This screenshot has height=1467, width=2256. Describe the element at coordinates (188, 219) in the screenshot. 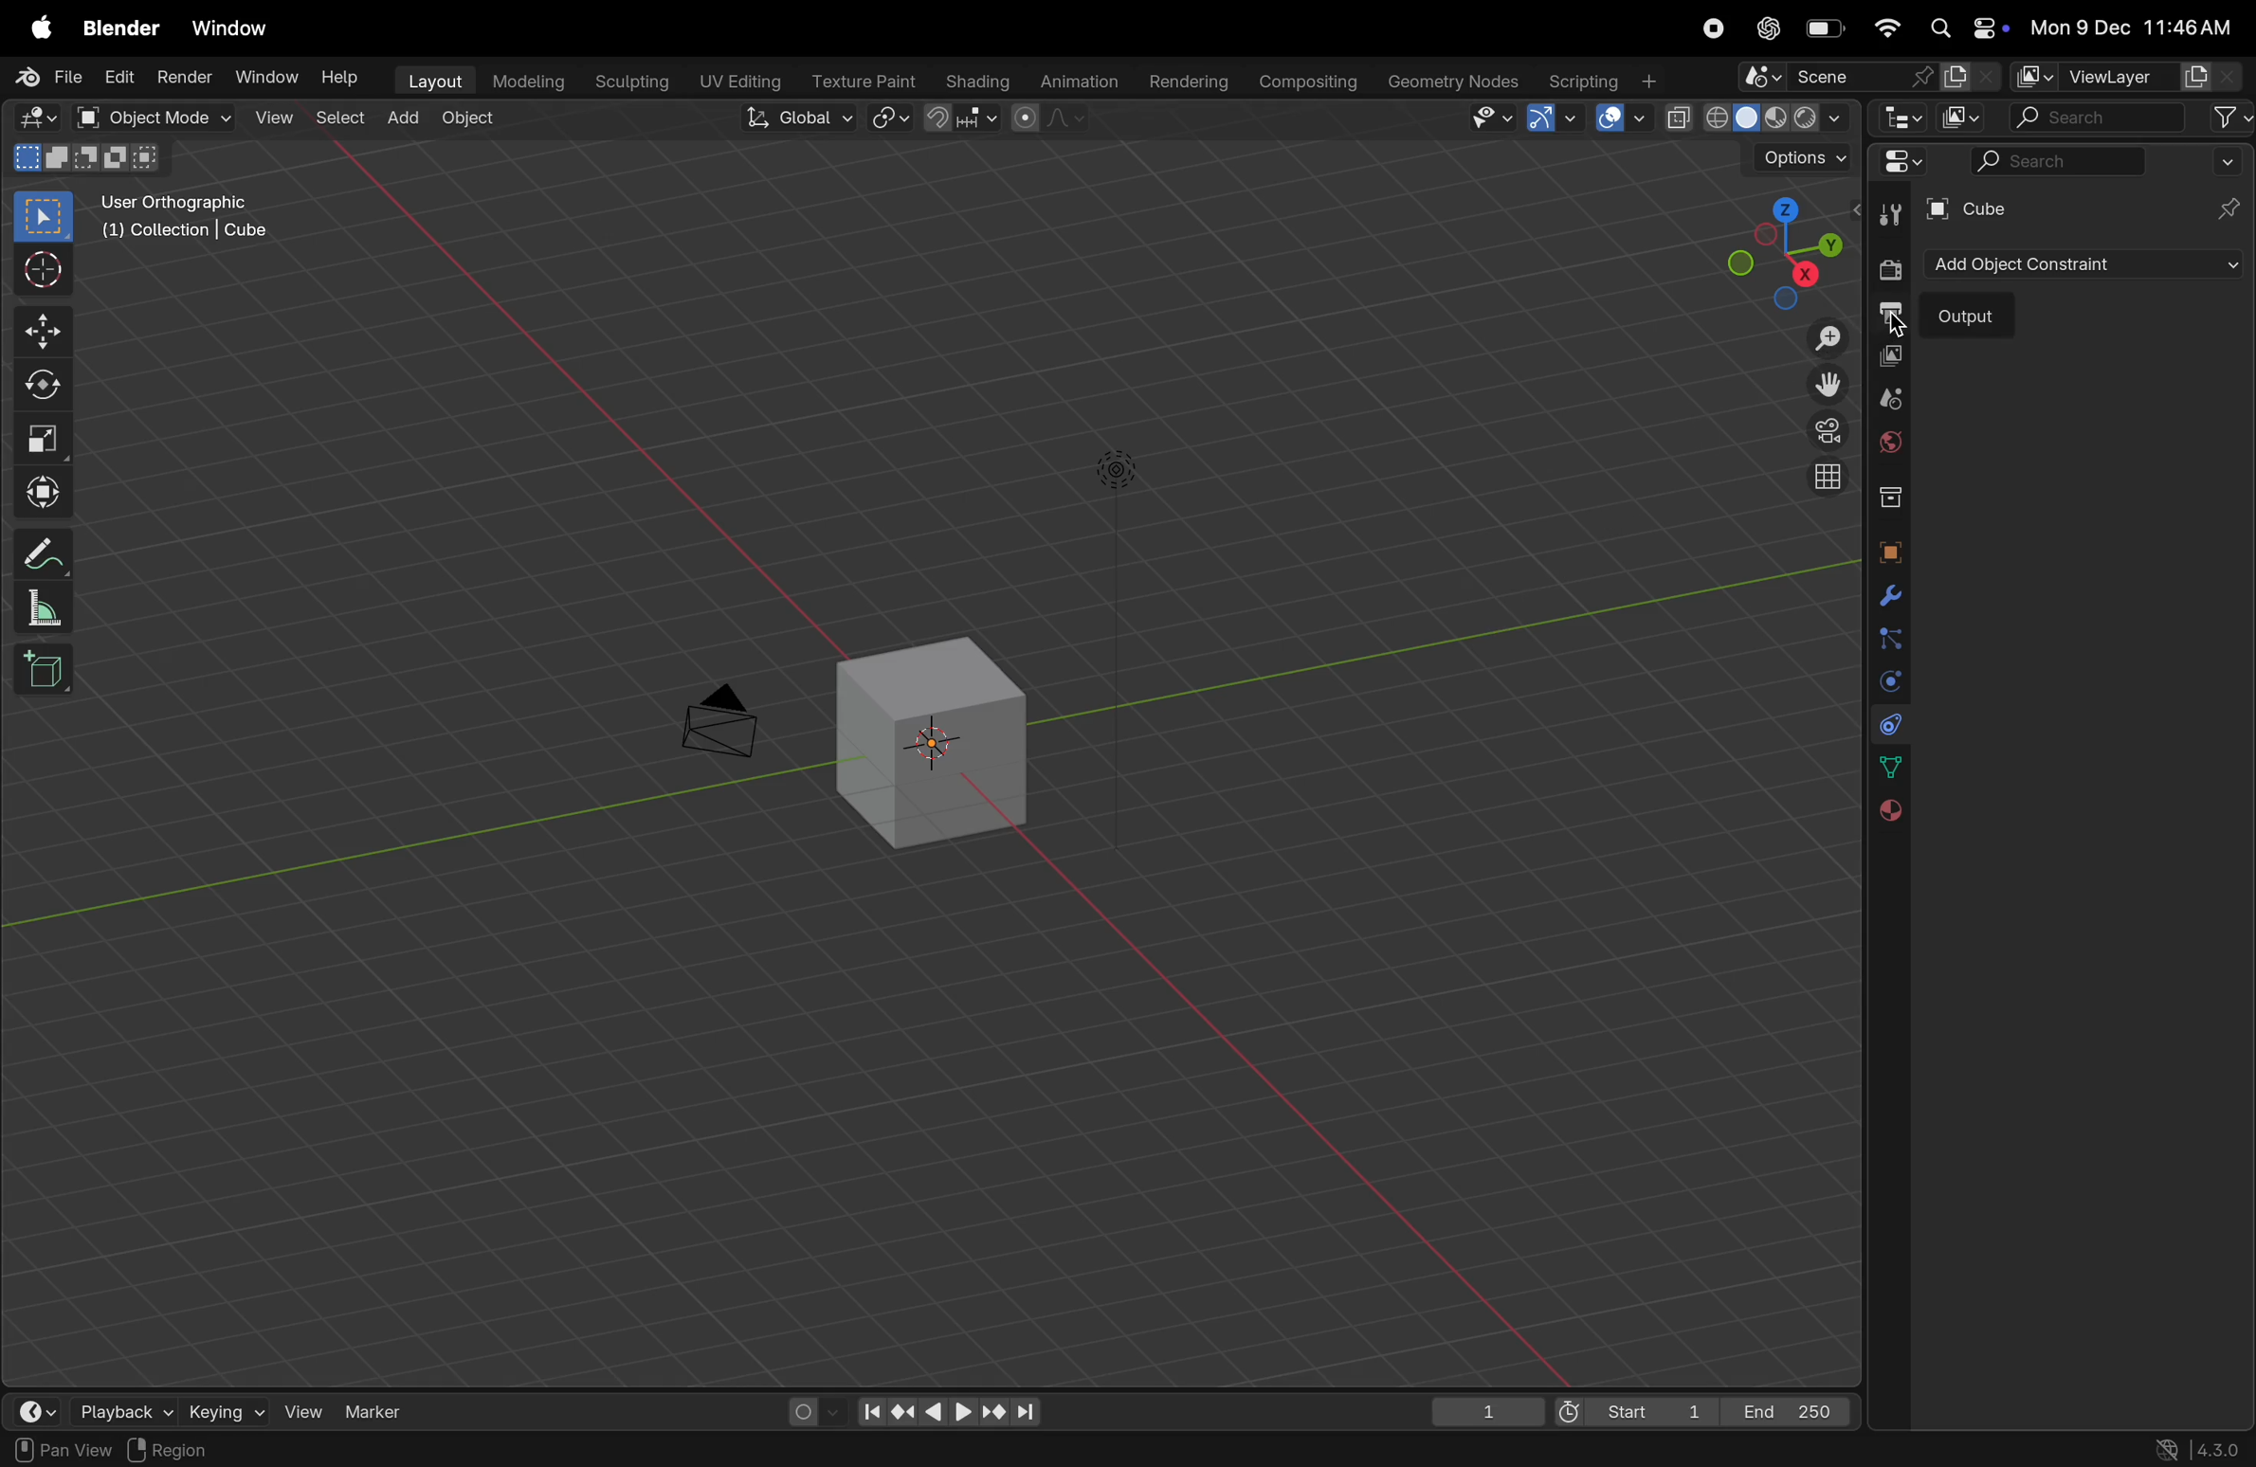

I see `user orthographic` at that location.